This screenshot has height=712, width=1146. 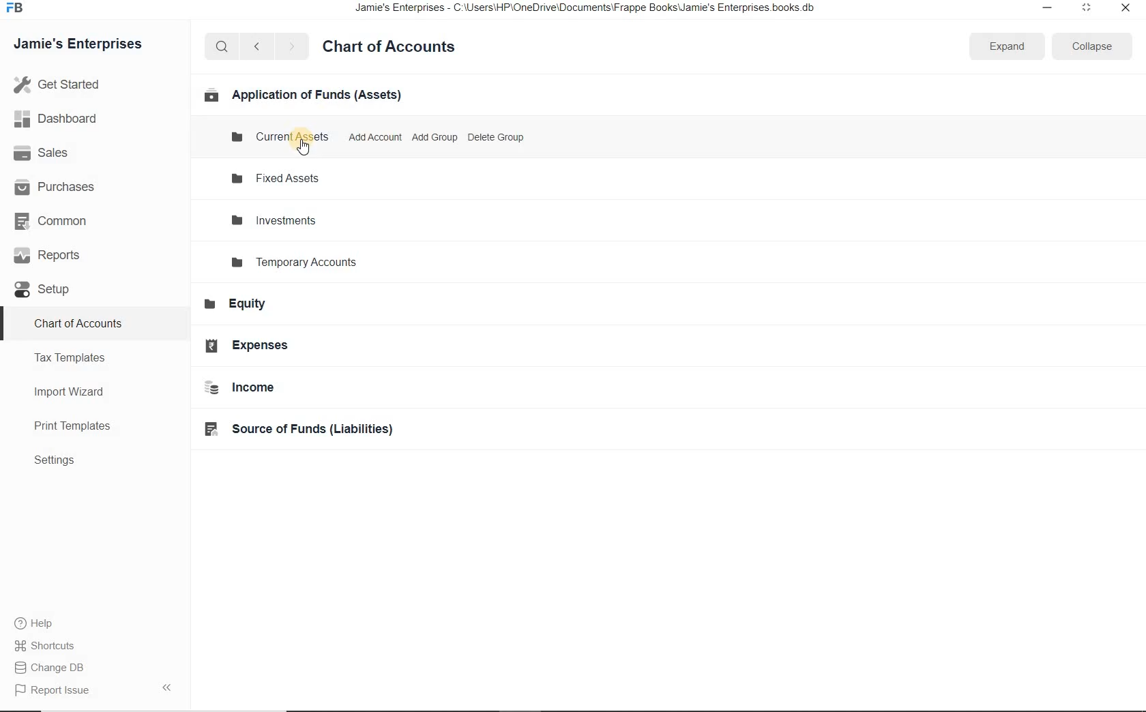 I want to click on Source of Funds (Liabilities), so click(x=310, y=431).